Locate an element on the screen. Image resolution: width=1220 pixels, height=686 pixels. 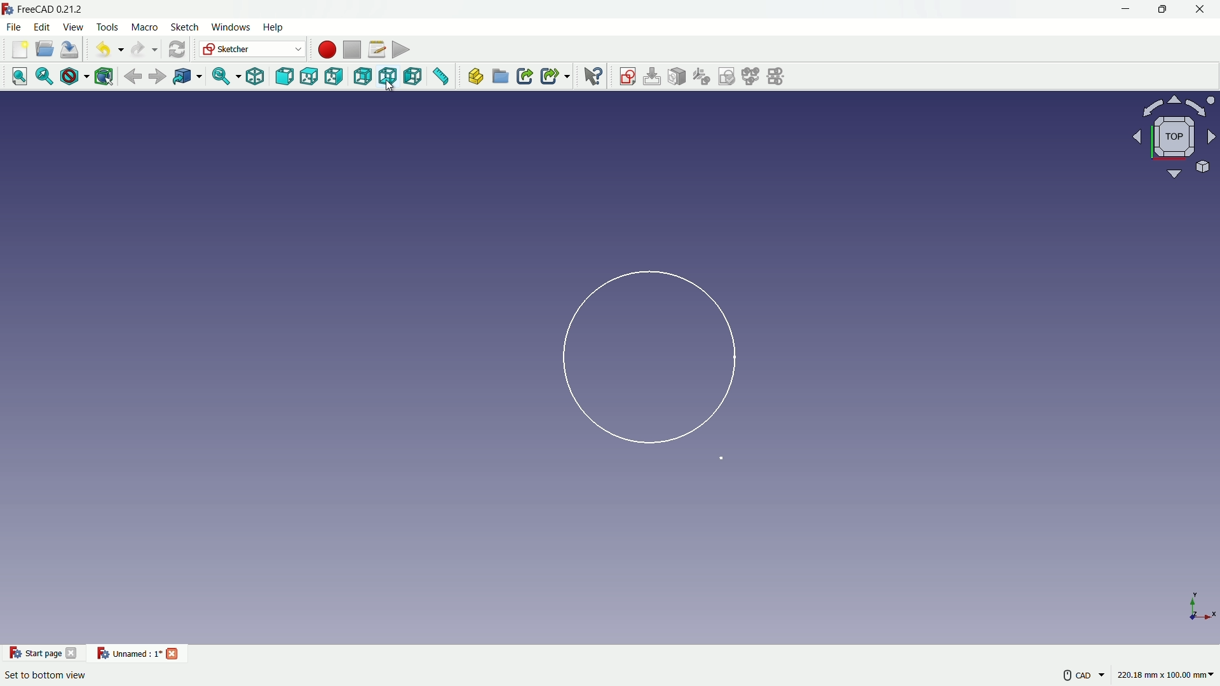
merge sketches is located at coordinates (752, 77).